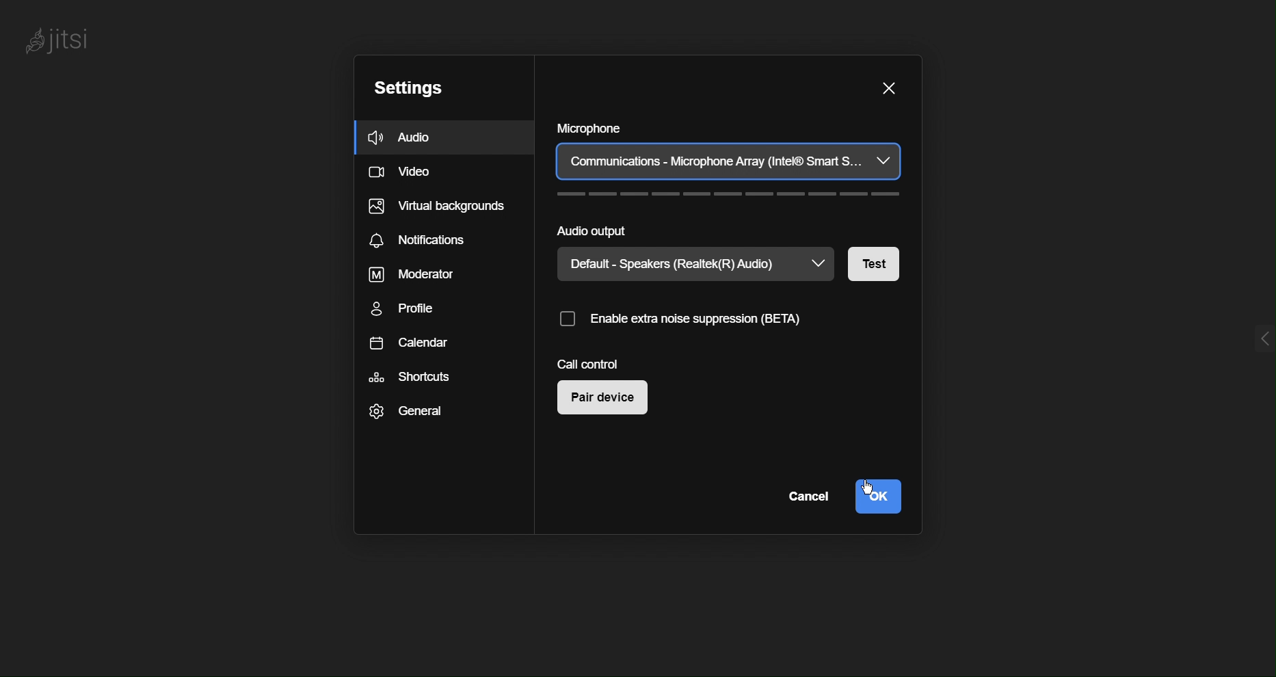  What do you see at coordinates (408, 310) in the screenshot?
I see `Profile` at bounding box center [408, 310].